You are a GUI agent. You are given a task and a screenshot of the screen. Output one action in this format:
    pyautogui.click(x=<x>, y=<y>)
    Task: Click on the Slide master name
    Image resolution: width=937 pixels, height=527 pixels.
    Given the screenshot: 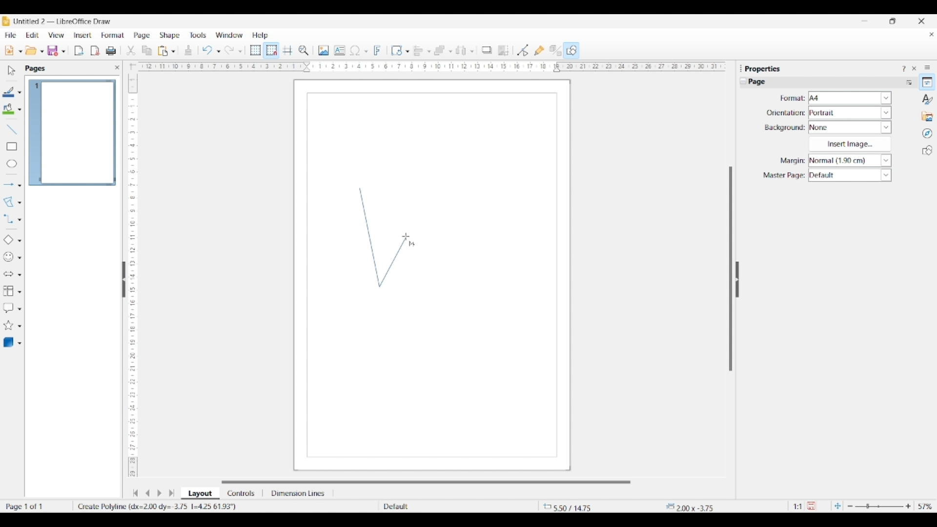 What is the action you would take?
    pyautogui.click(x=438, y=507)
    